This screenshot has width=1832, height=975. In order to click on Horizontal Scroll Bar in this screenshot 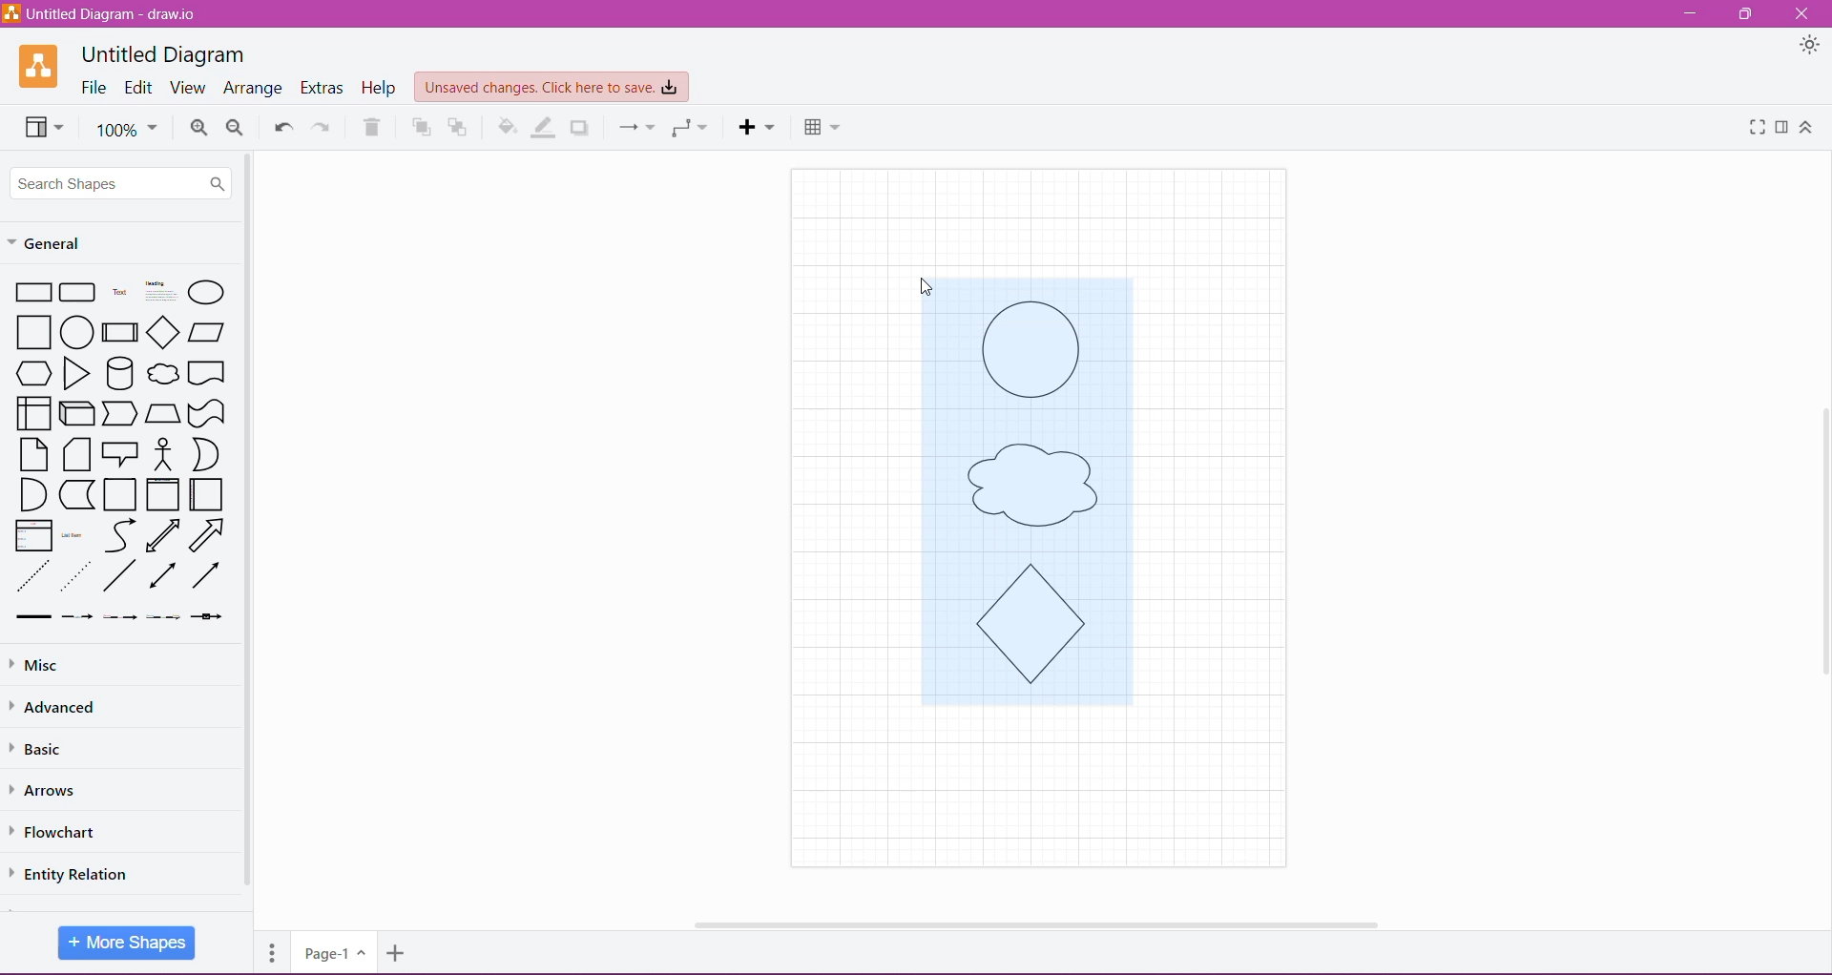, I will do `click(1030, 919)`.